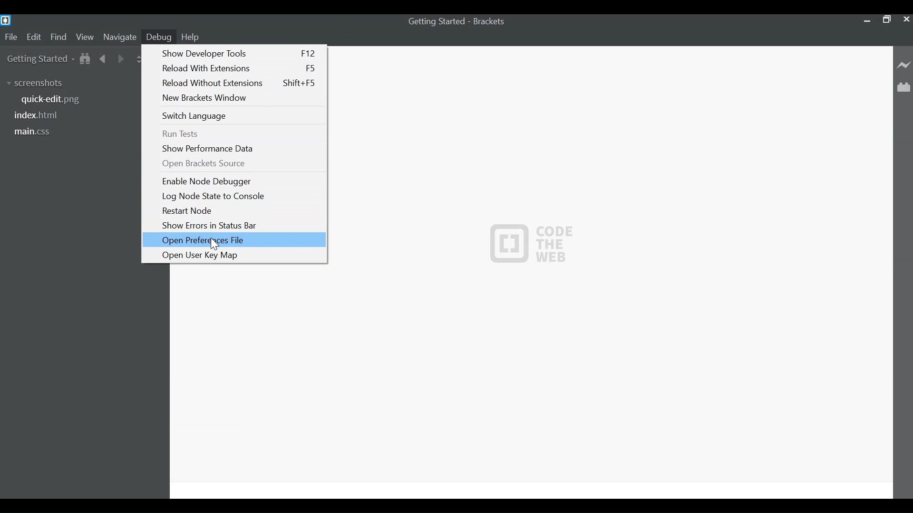  I want to click on Open User Key Map, so click(241, 255).